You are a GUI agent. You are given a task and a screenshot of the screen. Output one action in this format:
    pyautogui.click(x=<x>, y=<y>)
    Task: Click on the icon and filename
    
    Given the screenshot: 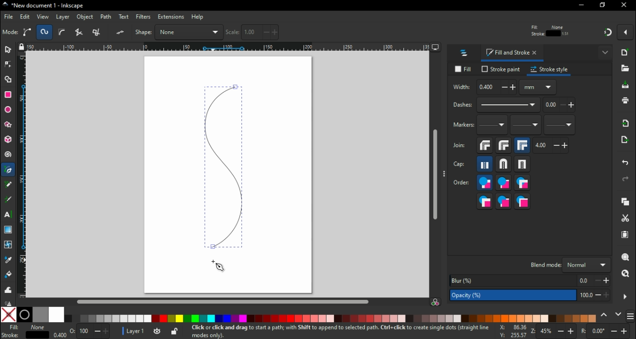 What is the action you would take?
    pyautogui.click(x=42, y=6)
    